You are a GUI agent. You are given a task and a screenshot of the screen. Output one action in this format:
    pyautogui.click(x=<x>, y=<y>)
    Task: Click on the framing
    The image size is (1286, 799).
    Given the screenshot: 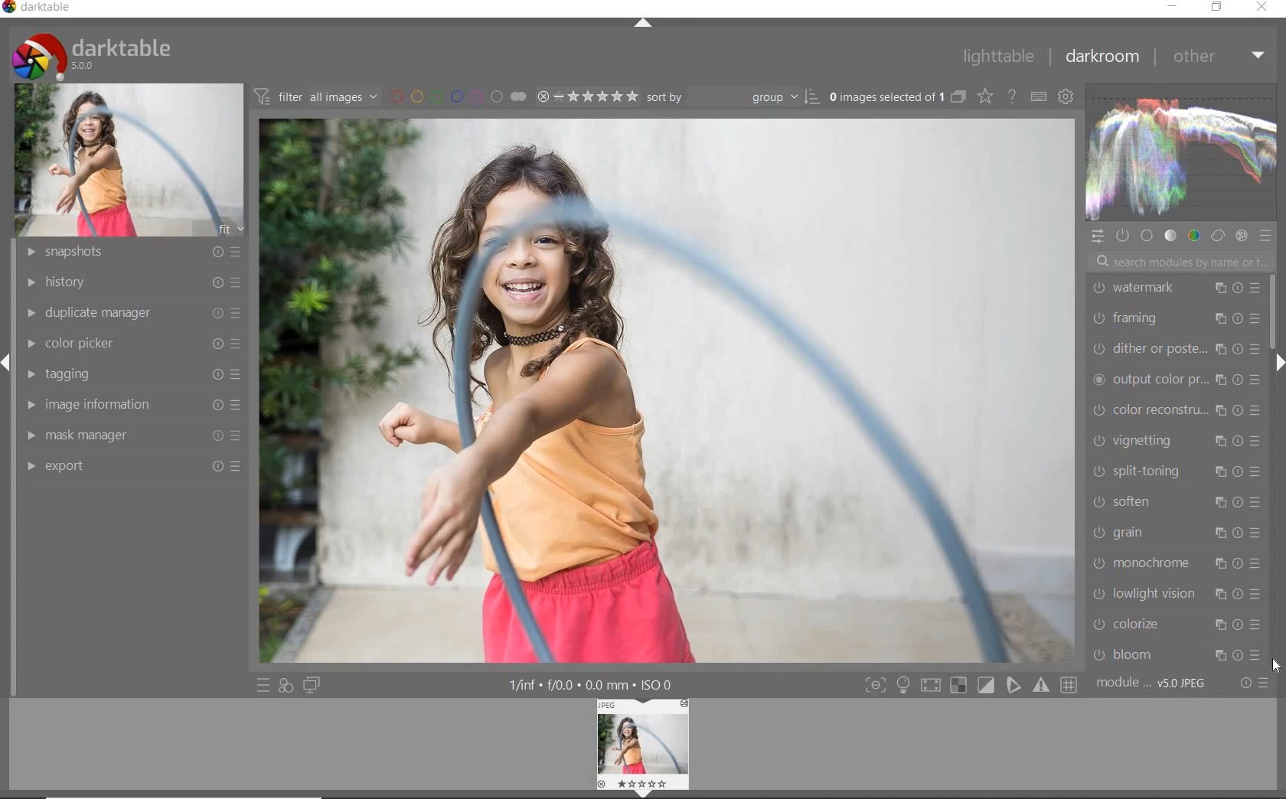 What is the action you would take?
    pyautogui.click(x=1176, y=315)
    